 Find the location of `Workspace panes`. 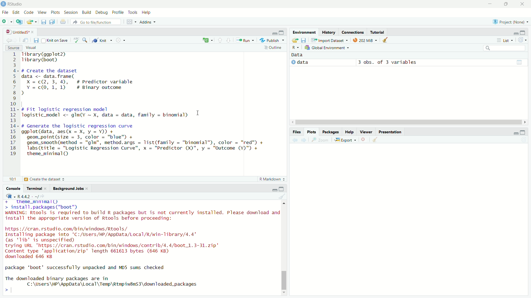

Workspace panes is located at coordinates (131, 21).